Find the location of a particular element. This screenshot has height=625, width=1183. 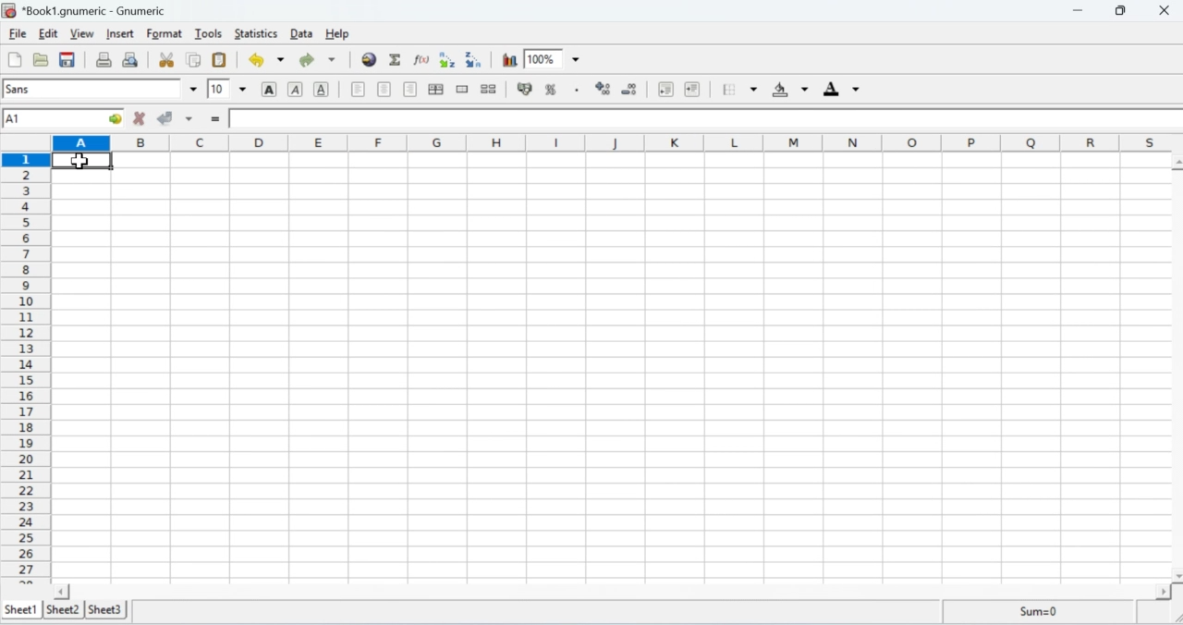

Formula bar is located at coordinates (699, 119).